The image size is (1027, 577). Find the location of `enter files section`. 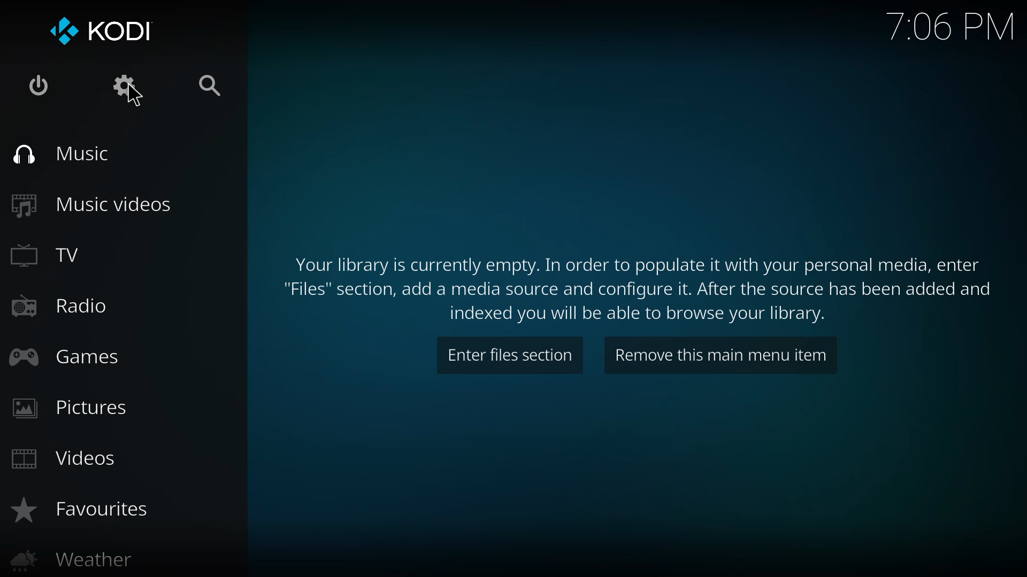

enter files section is located at coordinates (512, 355).